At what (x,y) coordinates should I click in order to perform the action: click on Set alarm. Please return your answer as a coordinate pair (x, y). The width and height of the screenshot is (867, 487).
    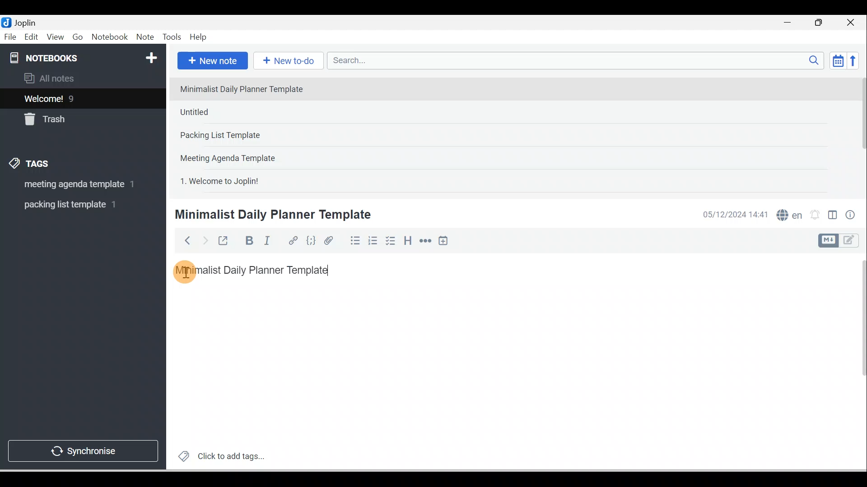
    Looking at the image, I should click on (814, 215).